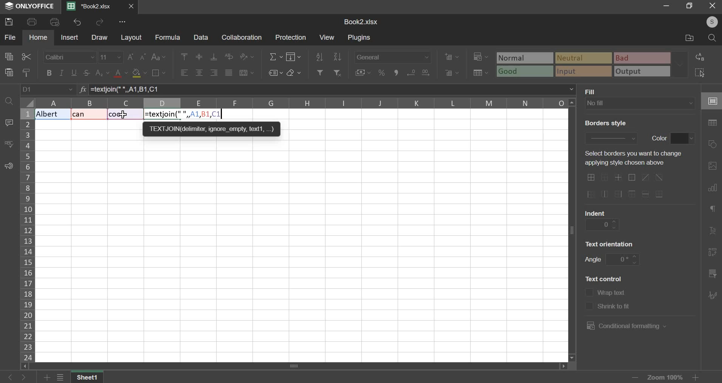  What do you see at coordinates (338, 72) in the screenshot?
I see `remove filter` at bounding box center [338, 72].